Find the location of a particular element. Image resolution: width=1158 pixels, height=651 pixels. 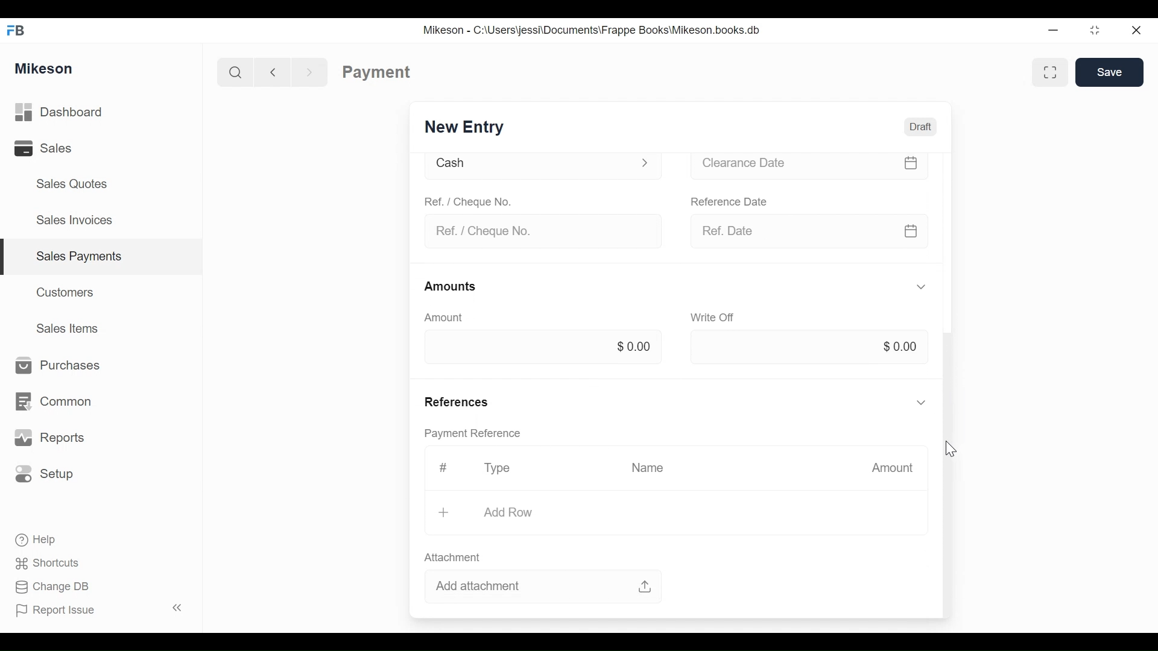

Amount is located at coordinates (893, 468).